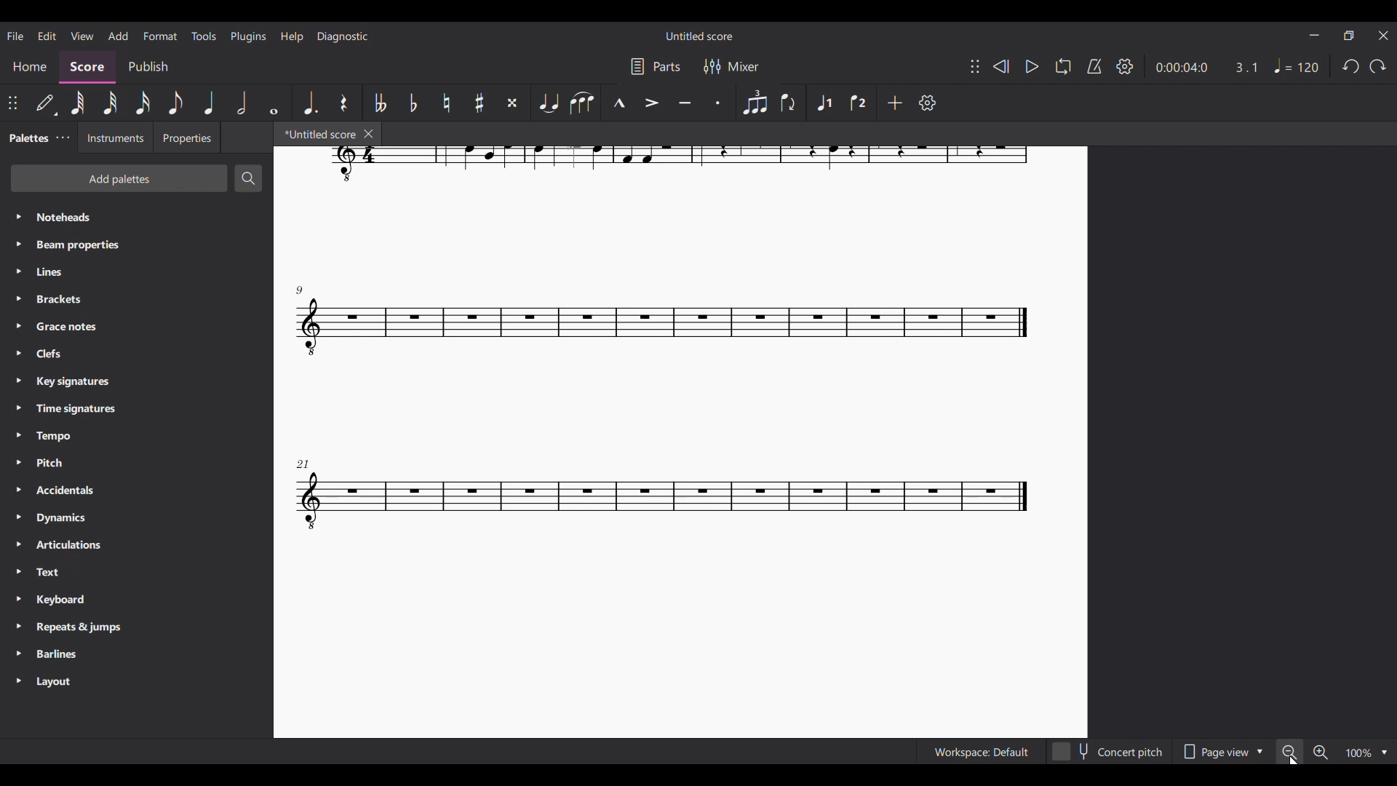 Image resolution: width=1397 pixels, height=786 pixels. What do you see at coordinates (1246, 67) in the screenshot?
I see `Current ratio` at bounding box center [1246, 67].